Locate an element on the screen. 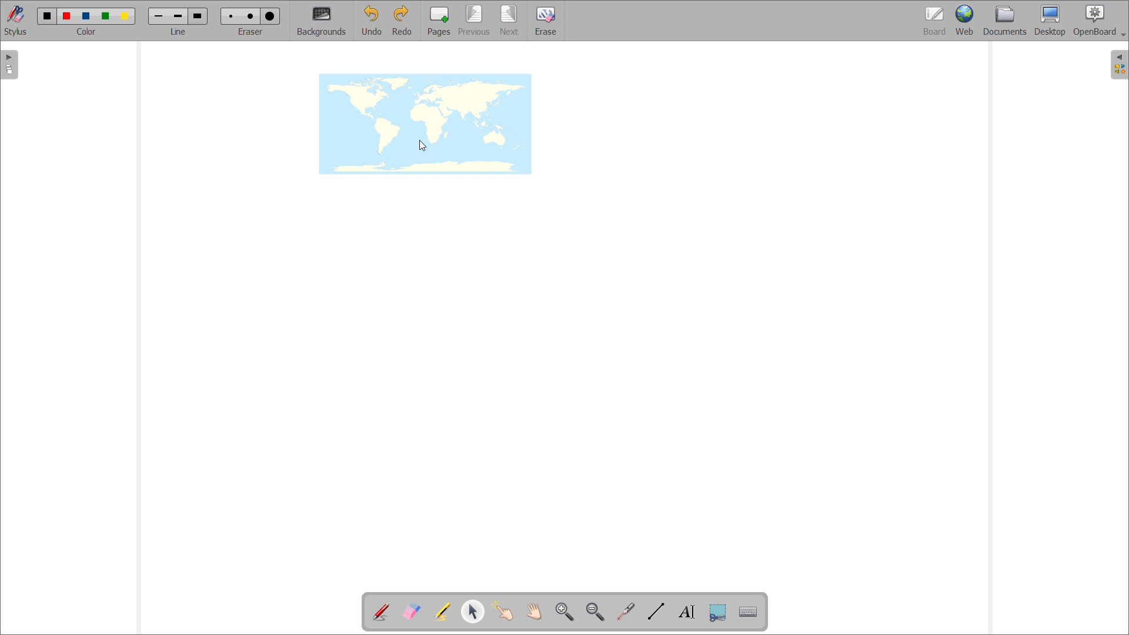 The width and height of the screenshot is (1129, 635). cursor is located at coordinates (423, 146).